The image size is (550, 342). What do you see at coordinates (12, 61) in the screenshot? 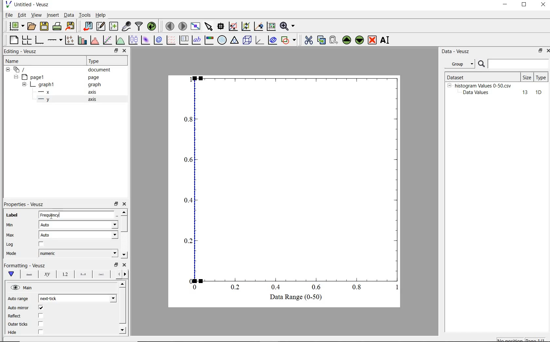
I see `name` at bounding box center [12, 61].